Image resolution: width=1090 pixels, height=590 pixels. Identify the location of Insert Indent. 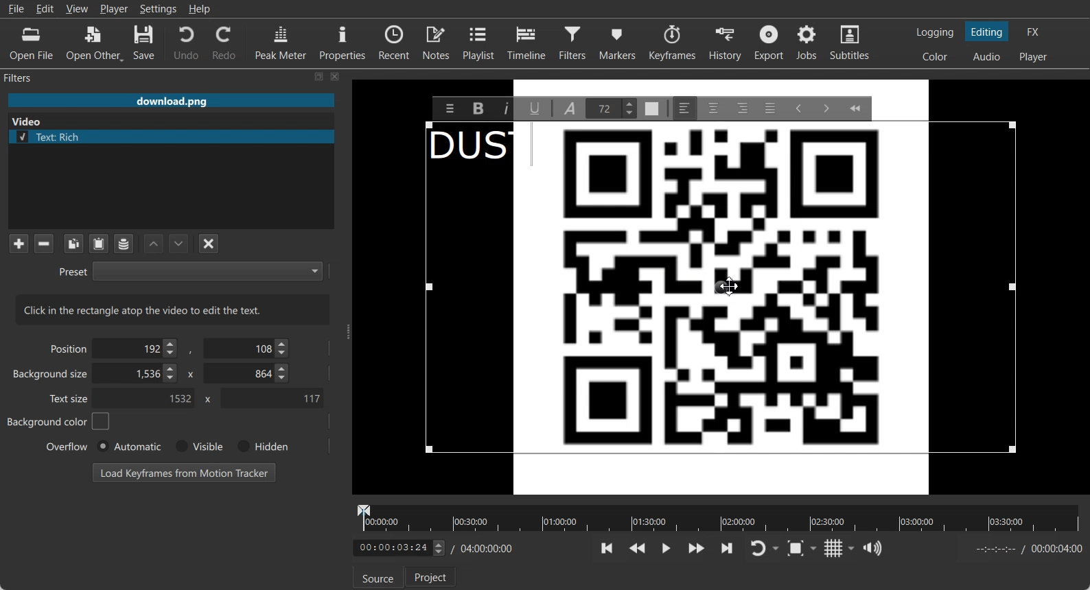
(825, 108).